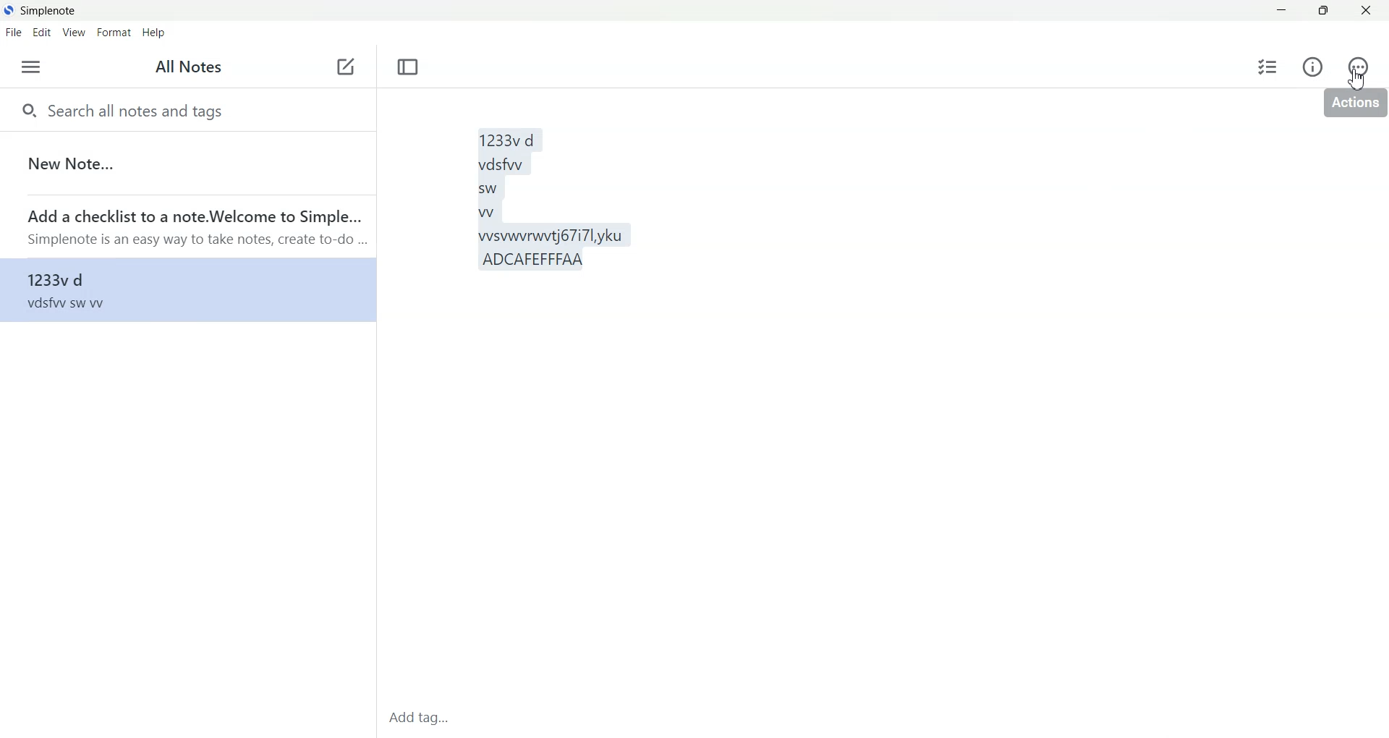 The height and width of the screenshot is (738, 1389). I want to click on Add new notes, so click(344, 67).